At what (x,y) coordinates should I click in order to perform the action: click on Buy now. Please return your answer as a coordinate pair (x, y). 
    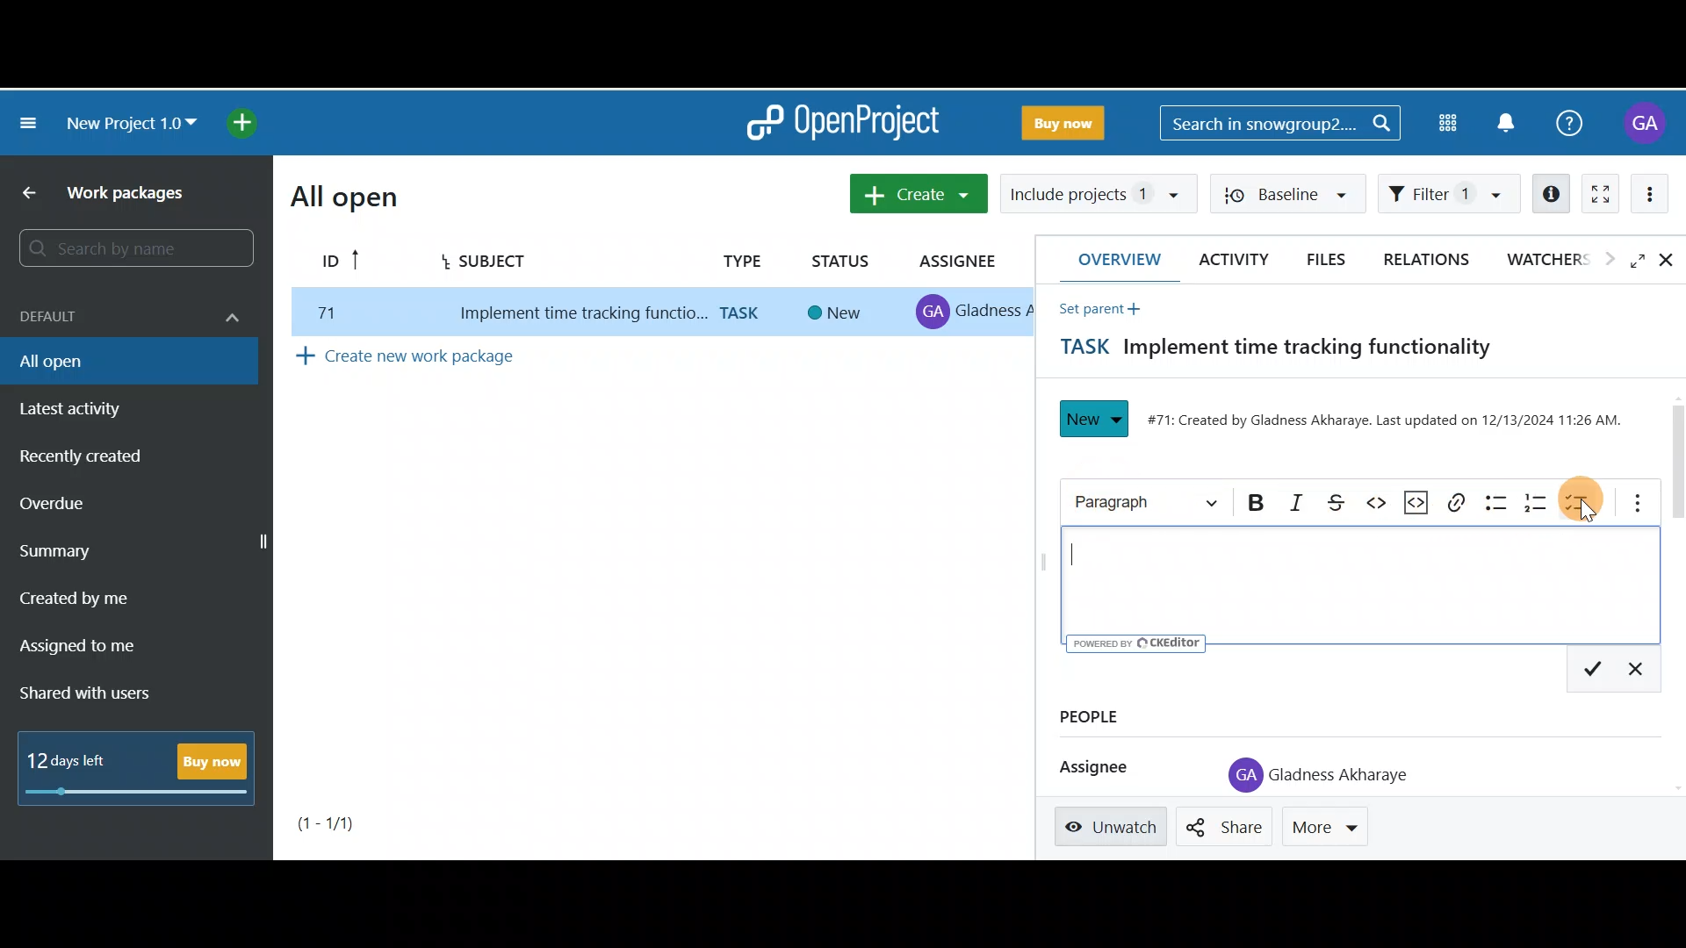
    Looking at the image, I should click on (1061, 124).